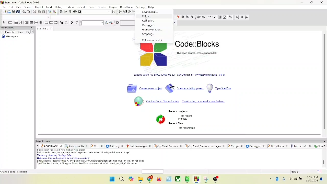 This screenshot has height=184, width=327. Describe the element at coordinates (18, 7) in the screenshot. I see `view` at that location.